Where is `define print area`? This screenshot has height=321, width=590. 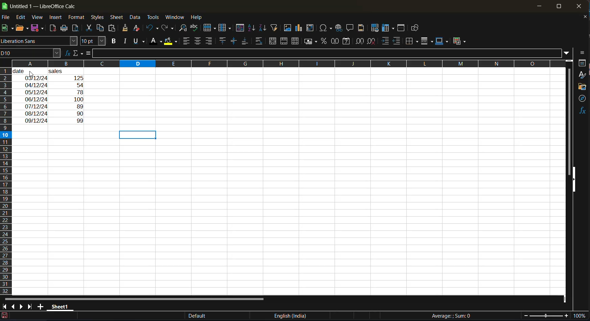
define print area is located at coordinates (375, 28).